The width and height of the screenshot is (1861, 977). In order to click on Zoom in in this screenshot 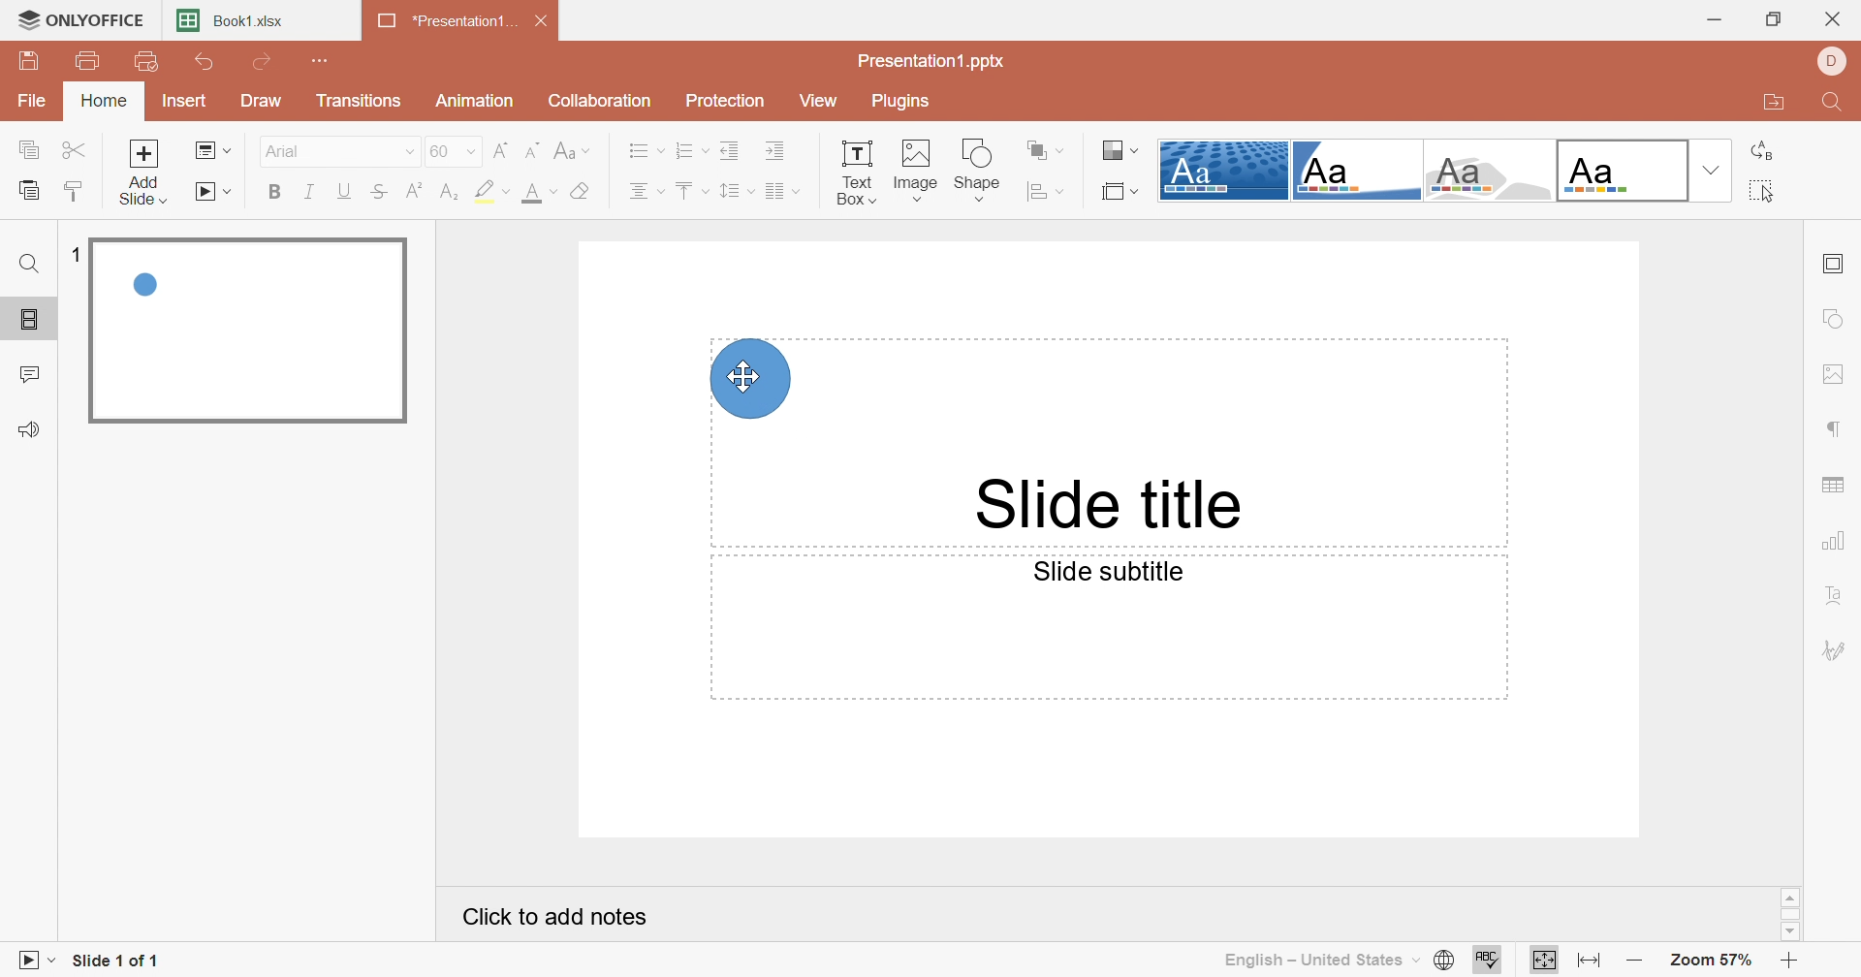, I will do `click(1791, 962)`.